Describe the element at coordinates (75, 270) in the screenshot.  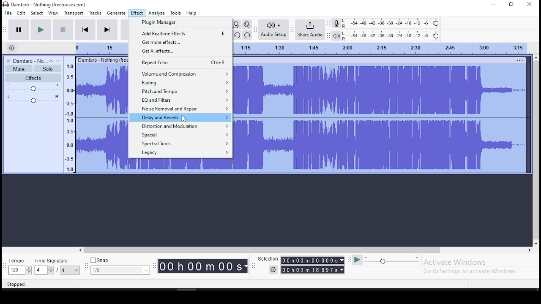
I see `Drop down` at that location.